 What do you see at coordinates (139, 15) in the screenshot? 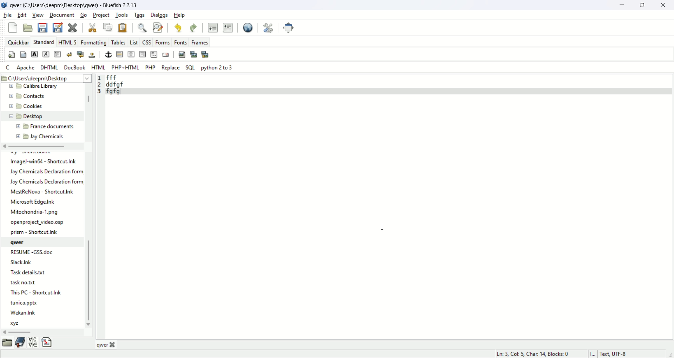
I see `tags` at bounding box center [139, 15].